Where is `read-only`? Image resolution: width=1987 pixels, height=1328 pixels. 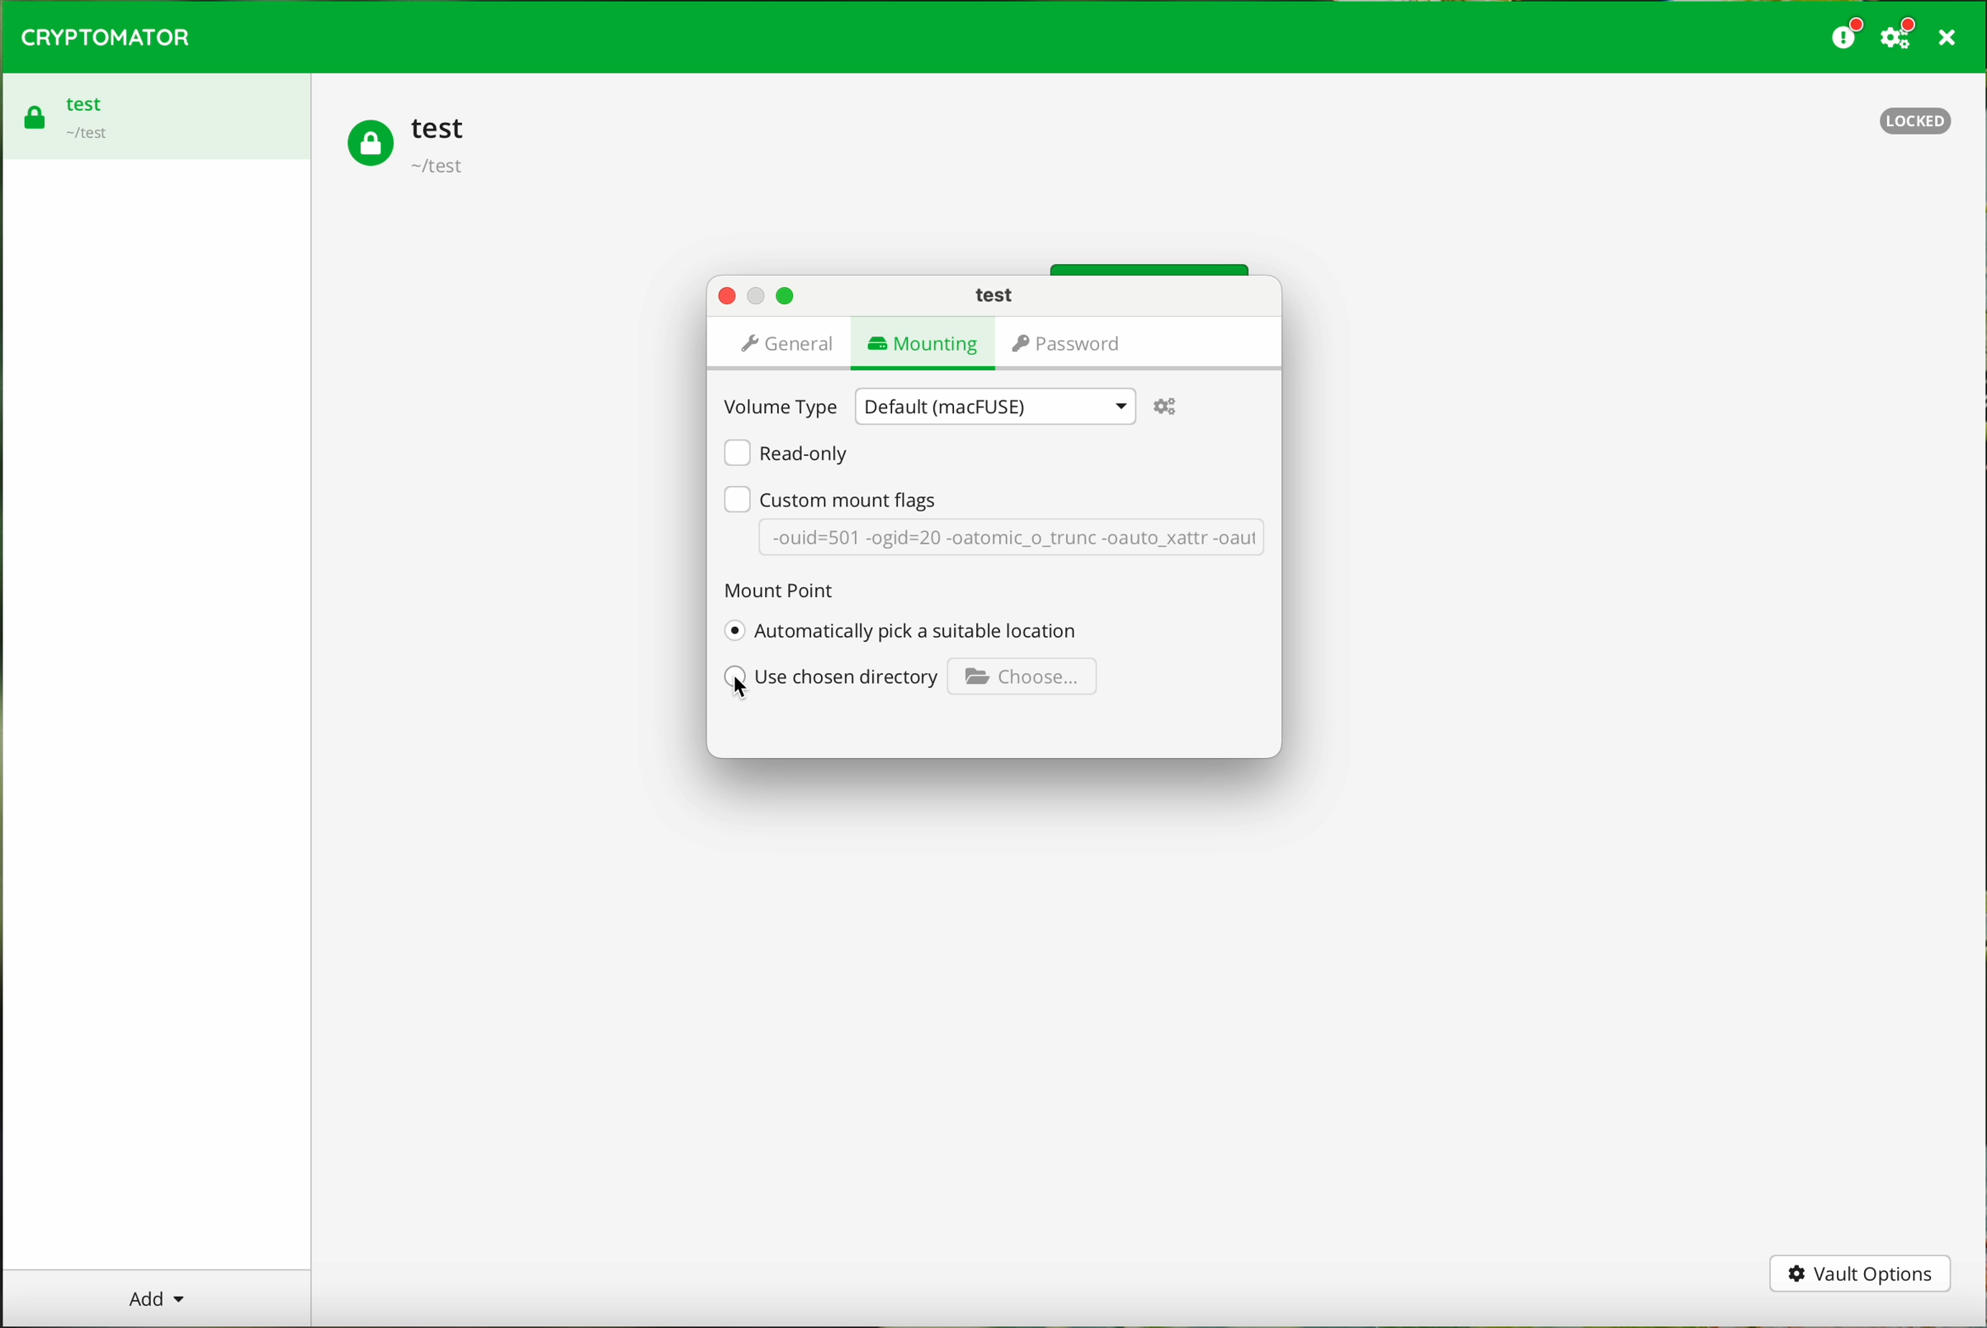 read-only is located at coordinates (787, 454).